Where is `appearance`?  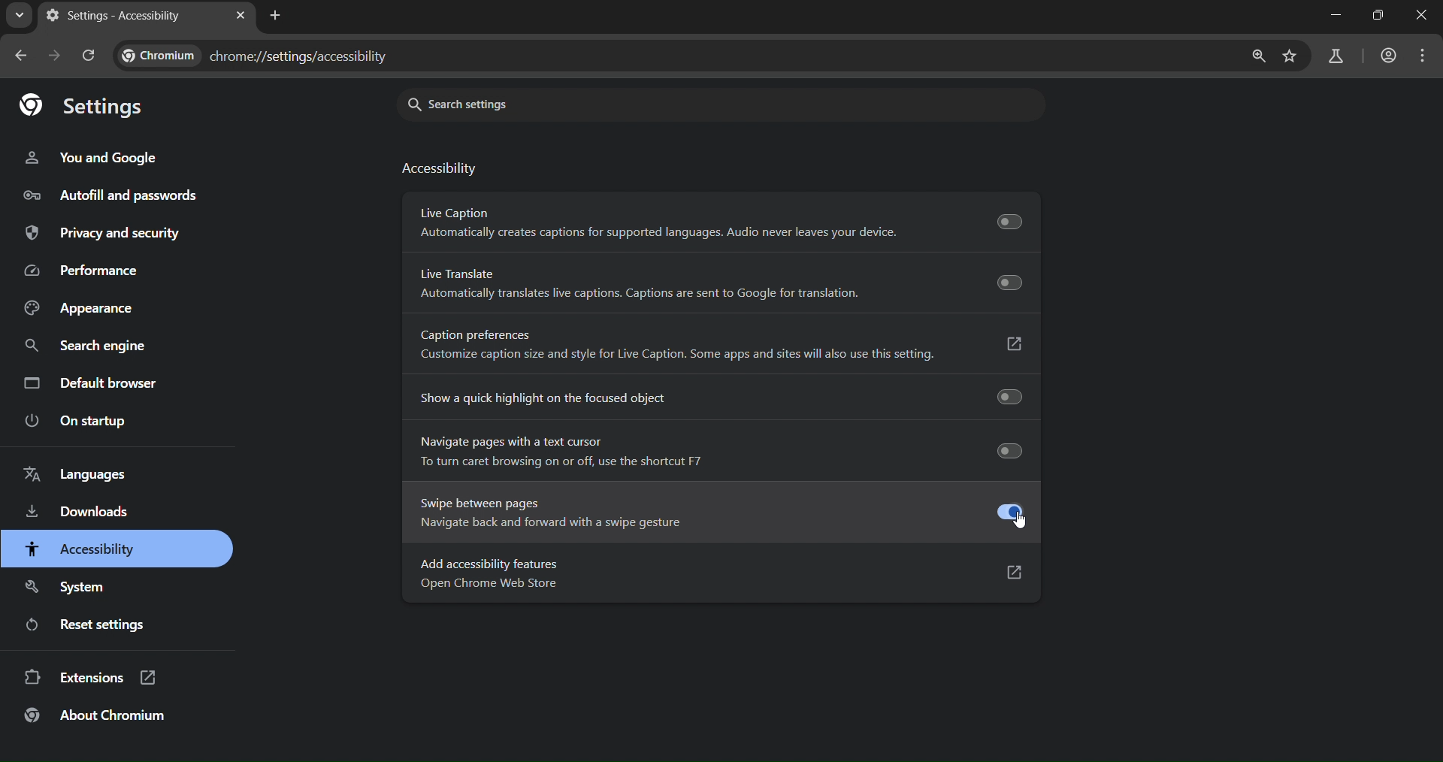 appearance is located at coordinates (76, 307).